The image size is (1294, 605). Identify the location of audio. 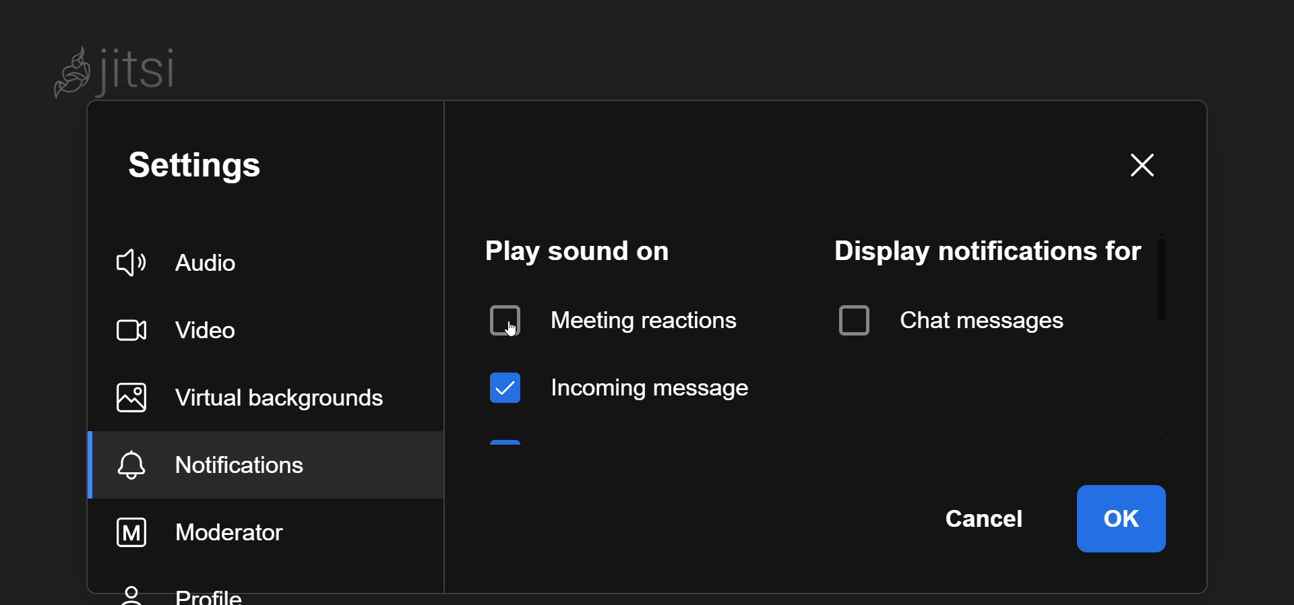
(202, 268).